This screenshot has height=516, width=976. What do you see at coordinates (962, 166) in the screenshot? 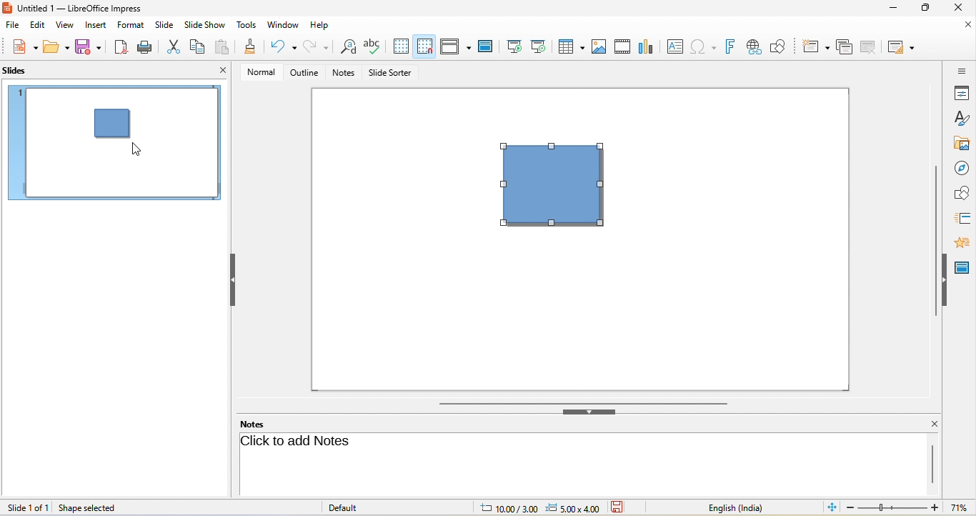
I see `navigator` at bounding box center [962, 166].